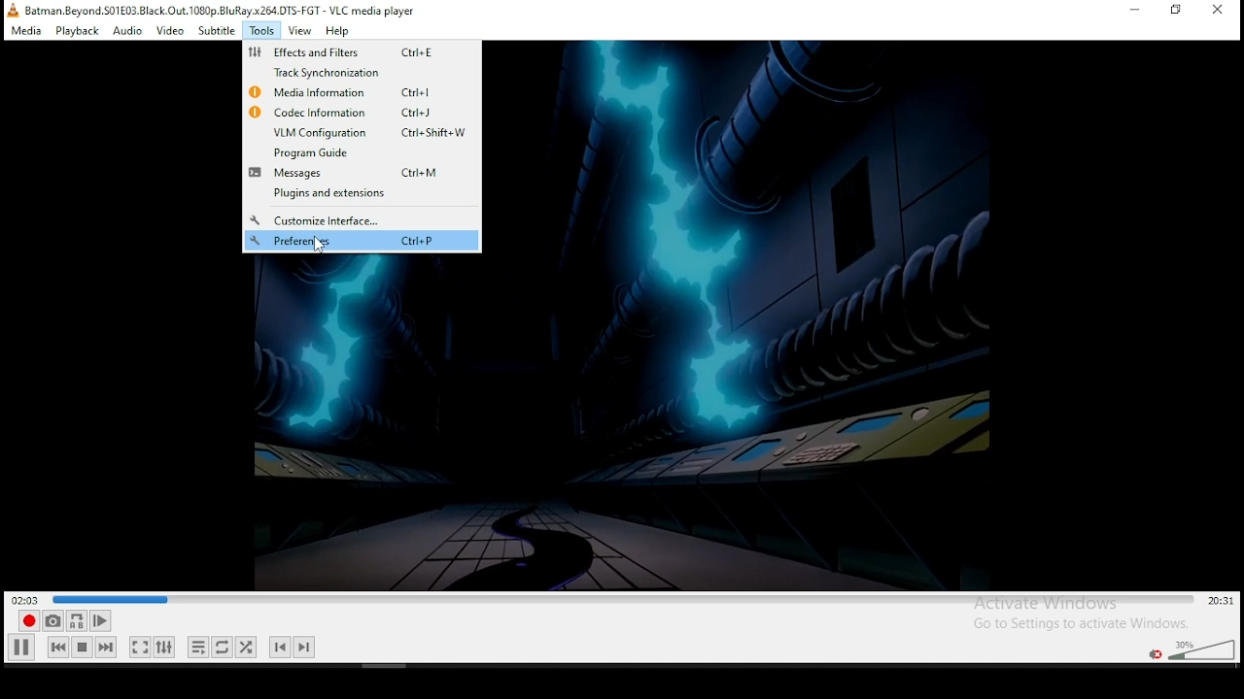 Image resolution: width=1244 pixels, height=699 pixels. Describe the element at coordinates (360, 174) in the screenshot. I see `messages` at that location.